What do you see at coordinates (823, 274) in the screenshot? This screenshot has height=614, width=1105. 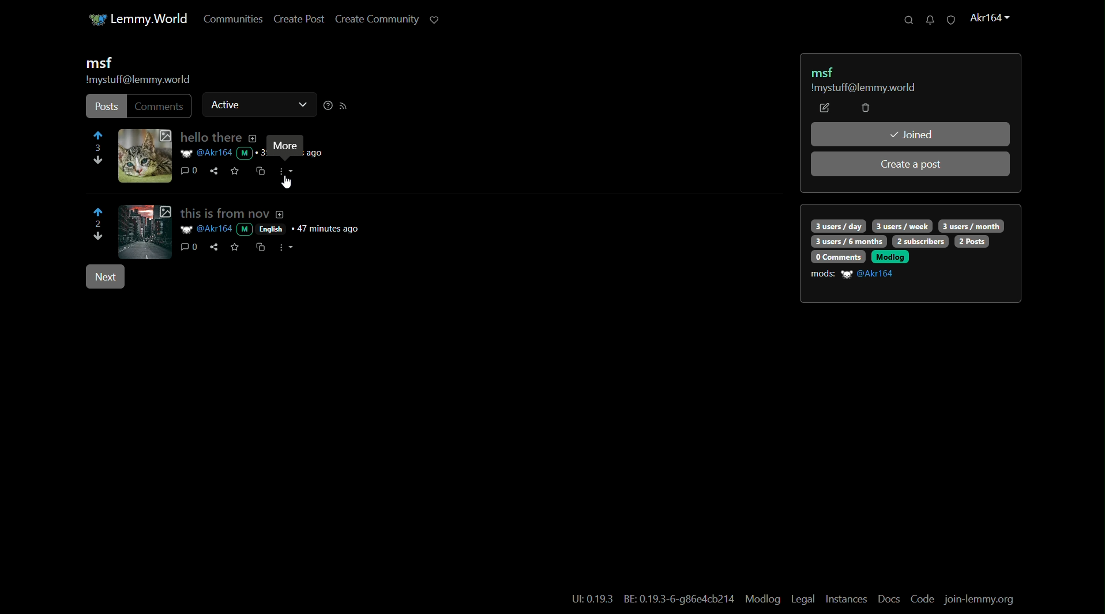 I see `mods` at bounding box center [823, 274].